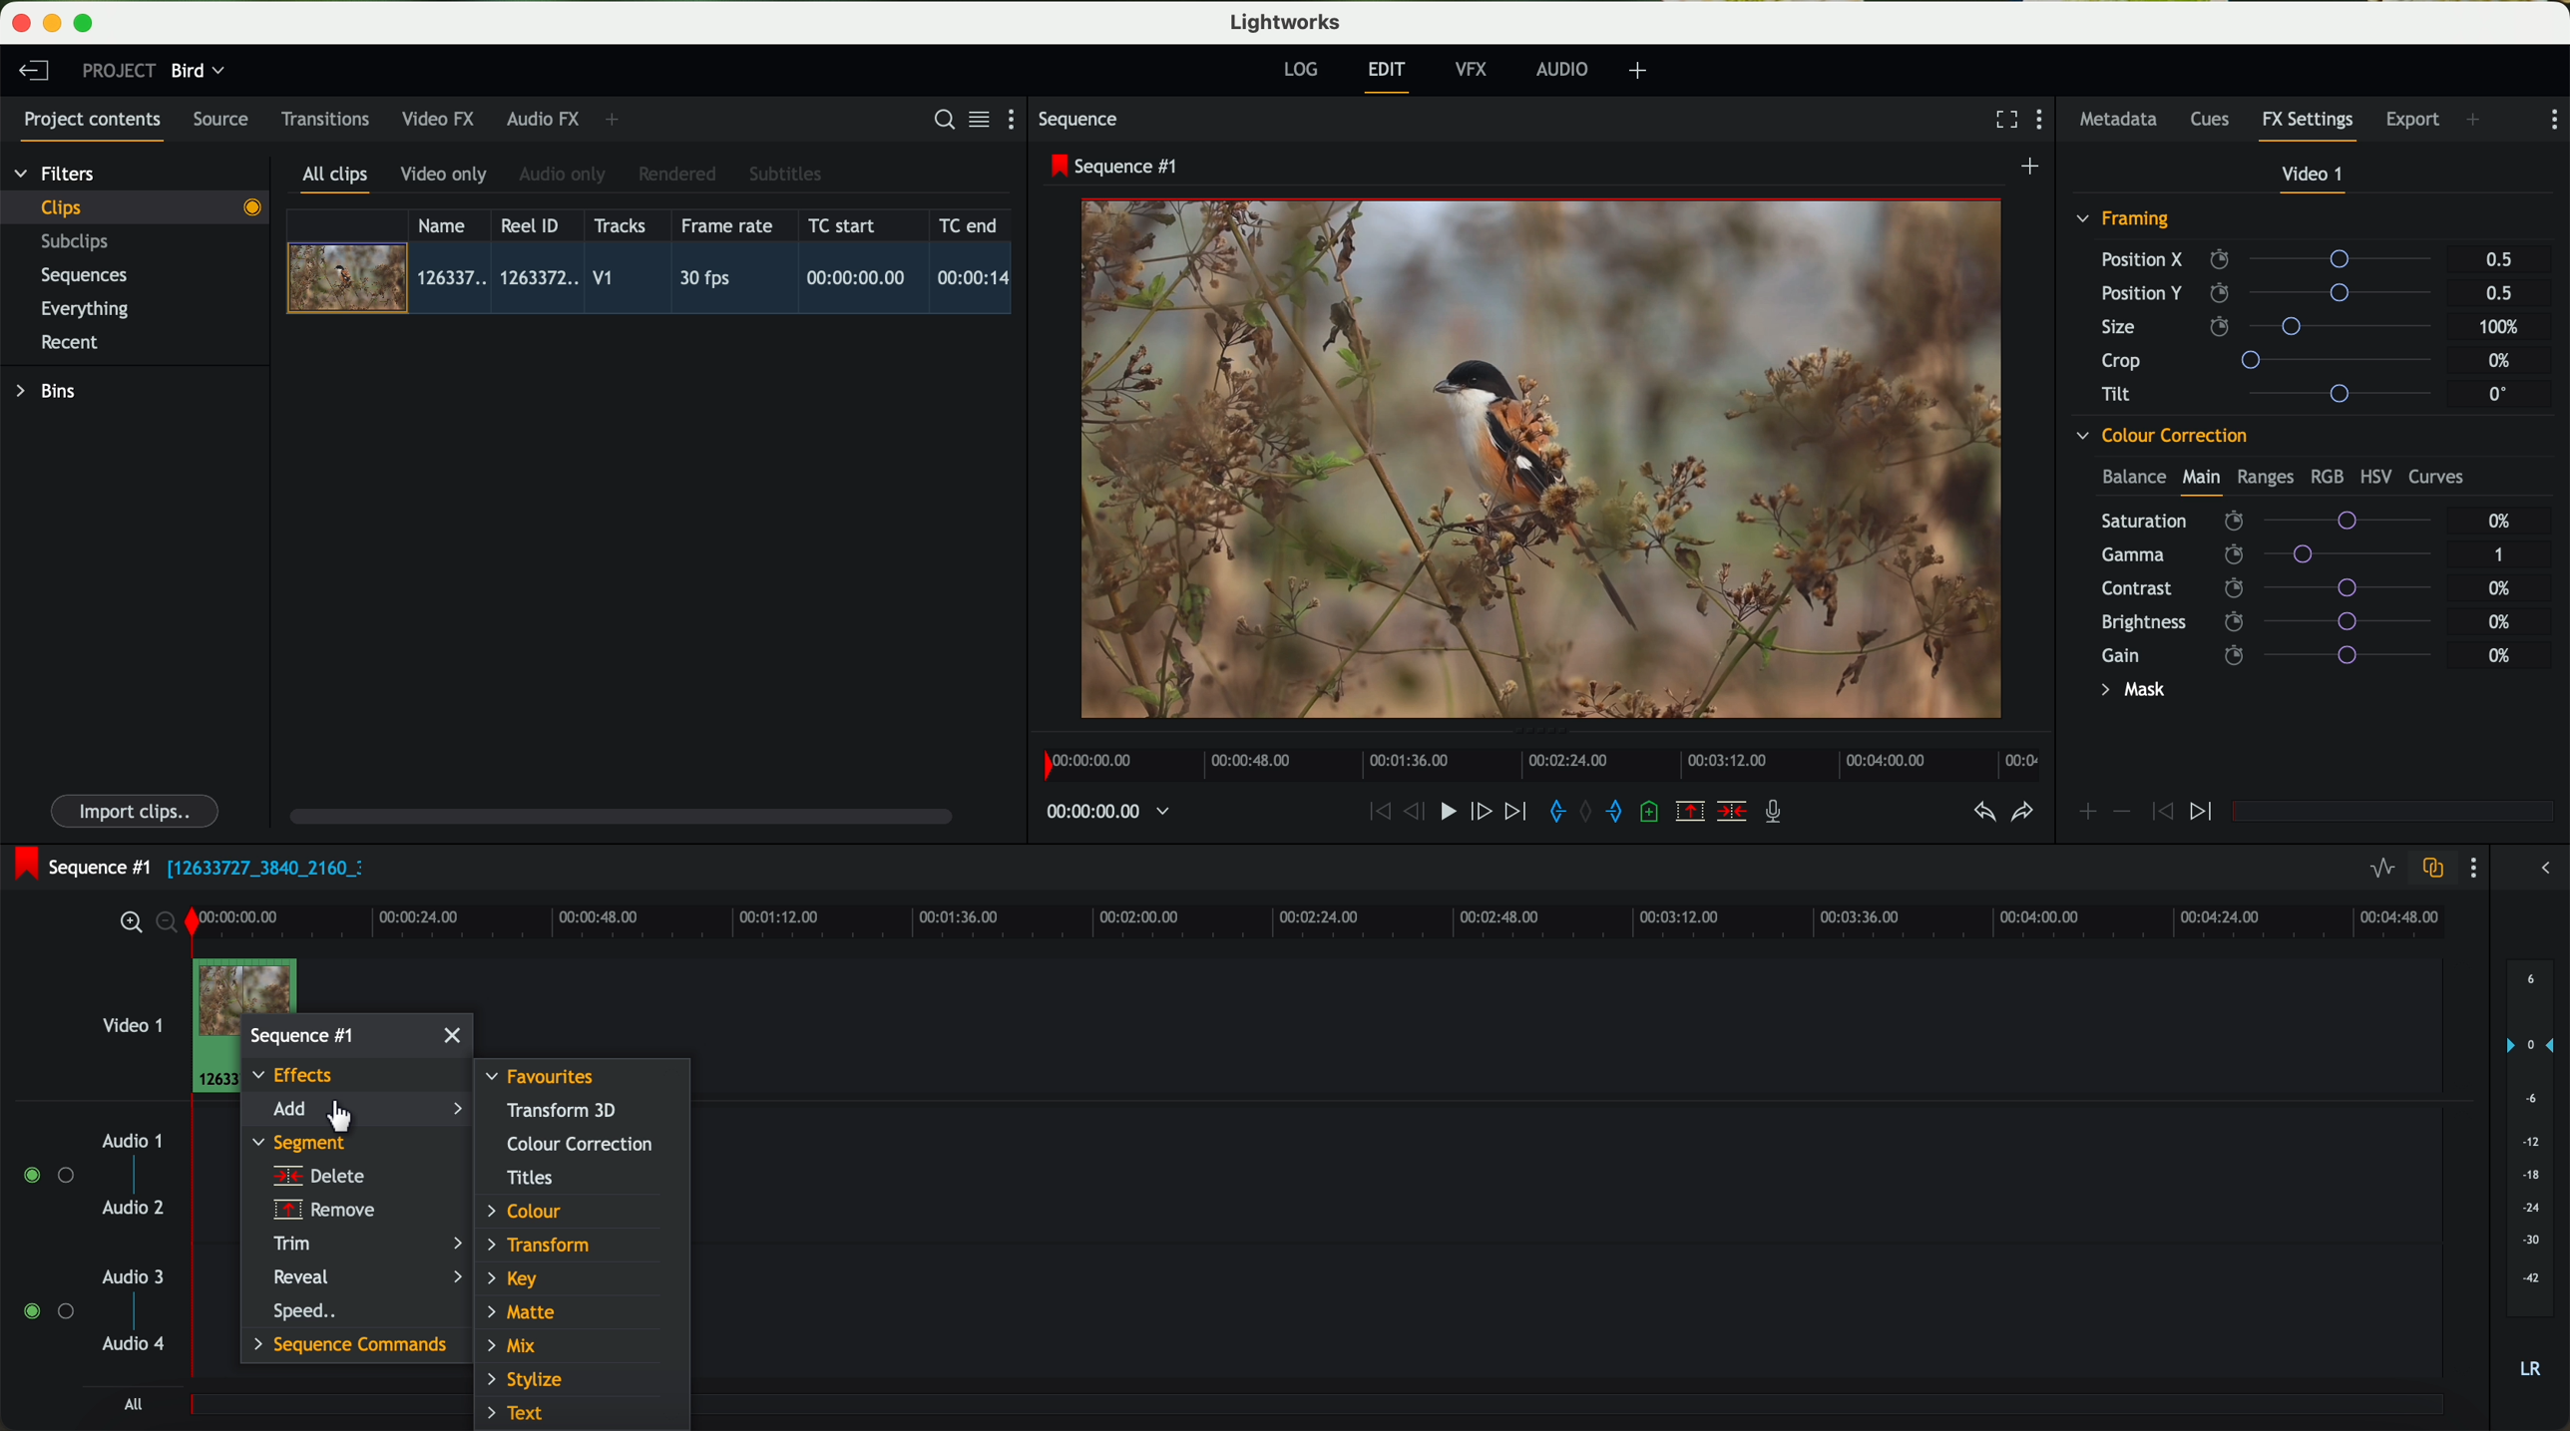 The height and width of the screenshot is (1431, 2570). I want to click on bins, so click(49, 392).